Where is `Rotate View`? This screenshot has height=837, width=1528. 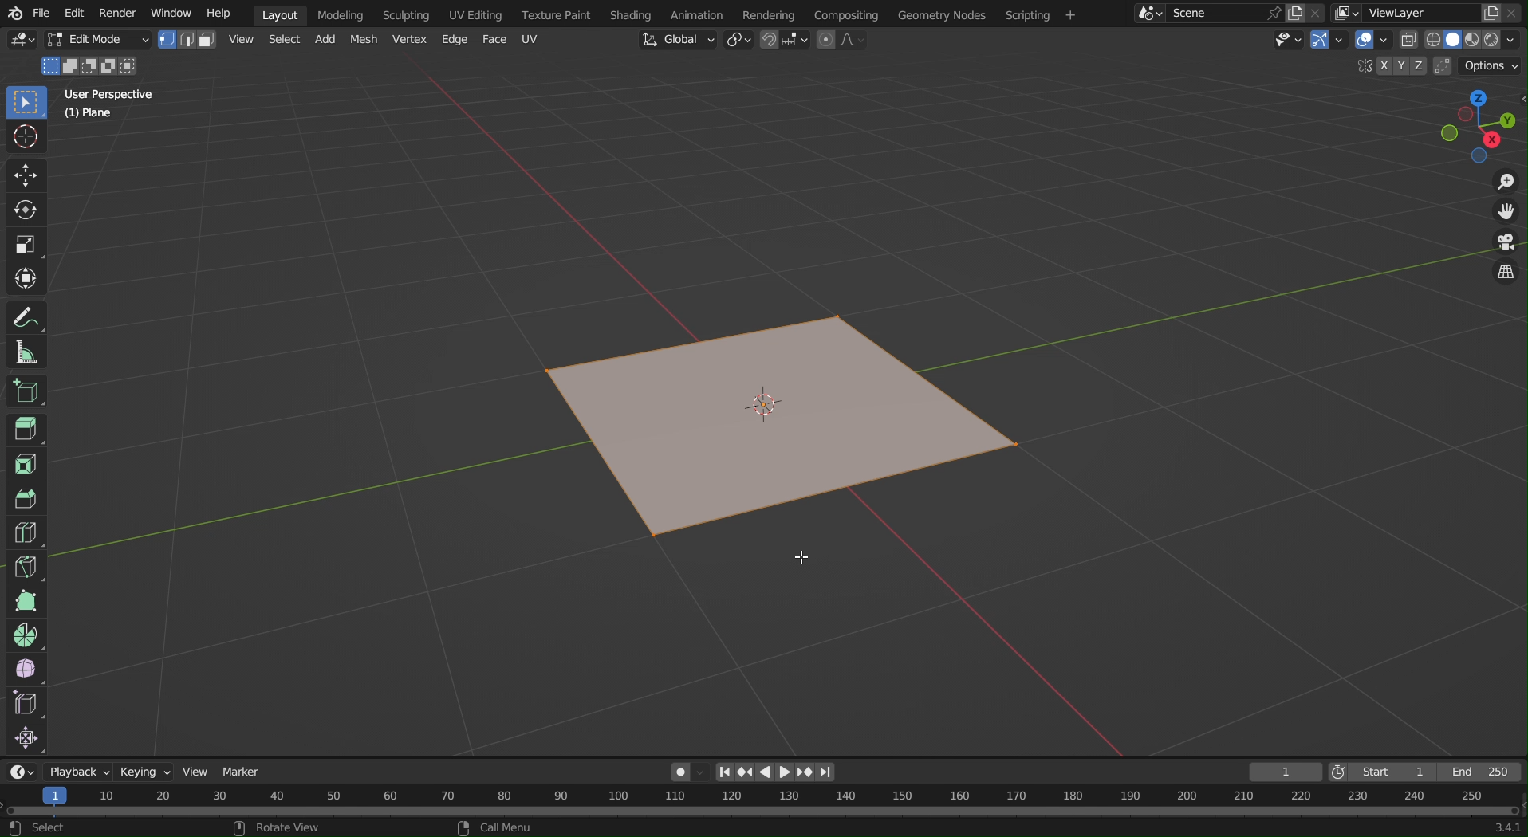
Rotate View is located at coordinates (284, 828).